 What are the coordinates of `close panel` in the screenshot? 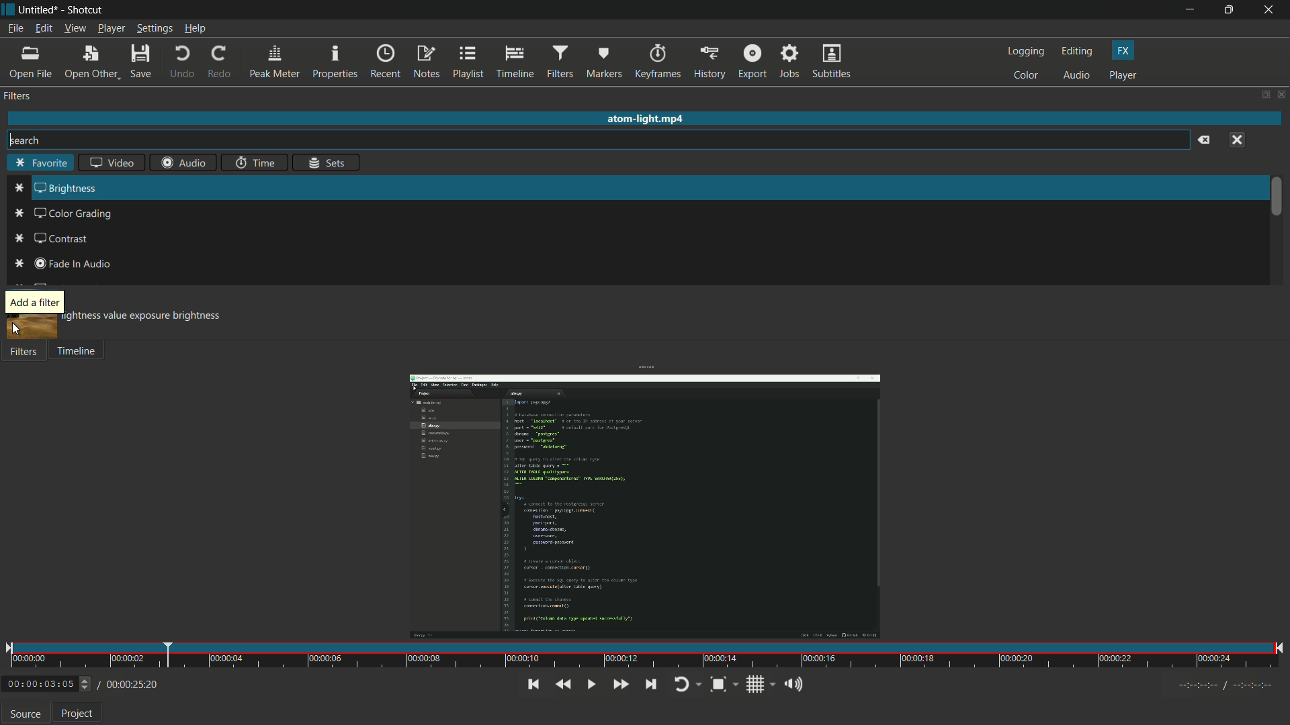 It's located at (1282, 95).